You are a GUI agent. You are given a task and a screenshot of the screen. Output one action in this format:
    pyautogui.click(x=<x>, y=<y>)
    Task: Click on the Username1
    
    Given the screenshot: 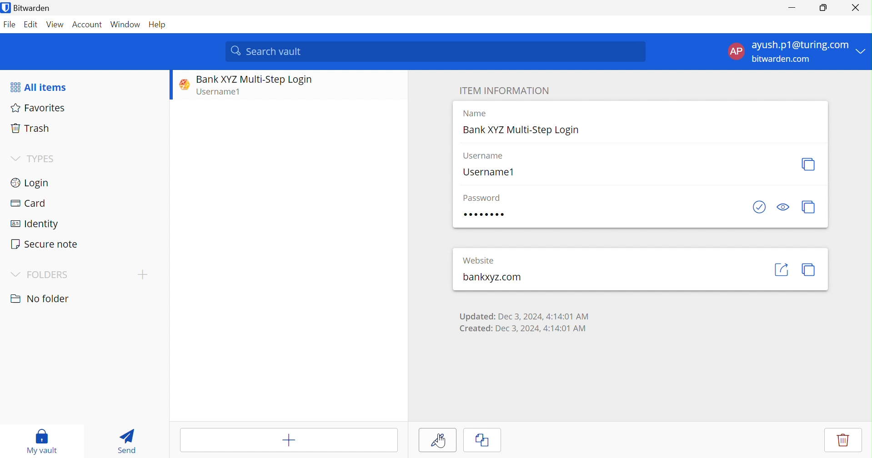 What is the action you would take?
    pyautogui.click(x=489, y=172)
    